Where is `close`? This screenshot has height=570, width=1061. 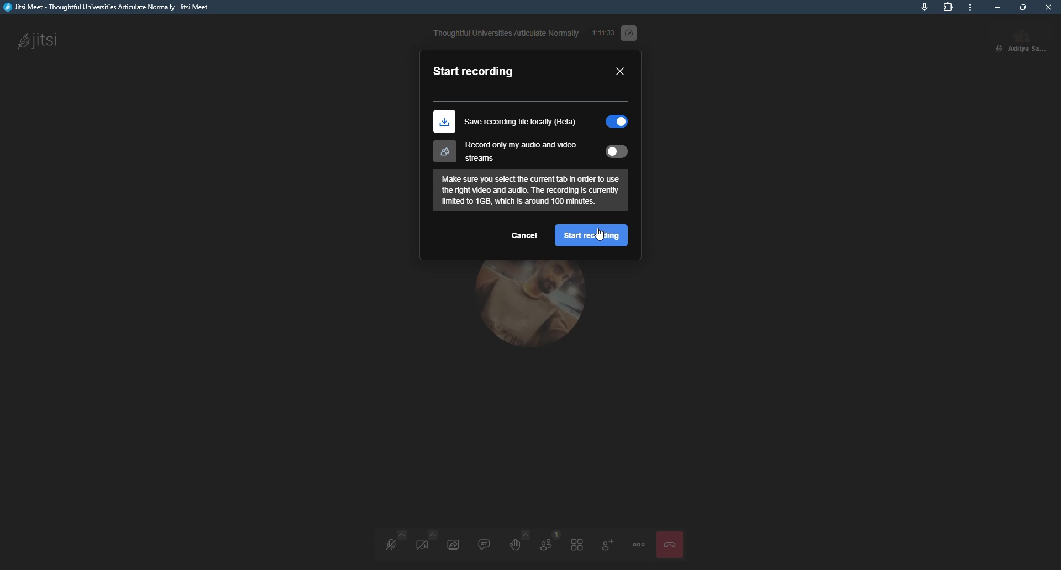
close is located at coordinates (621, 72).